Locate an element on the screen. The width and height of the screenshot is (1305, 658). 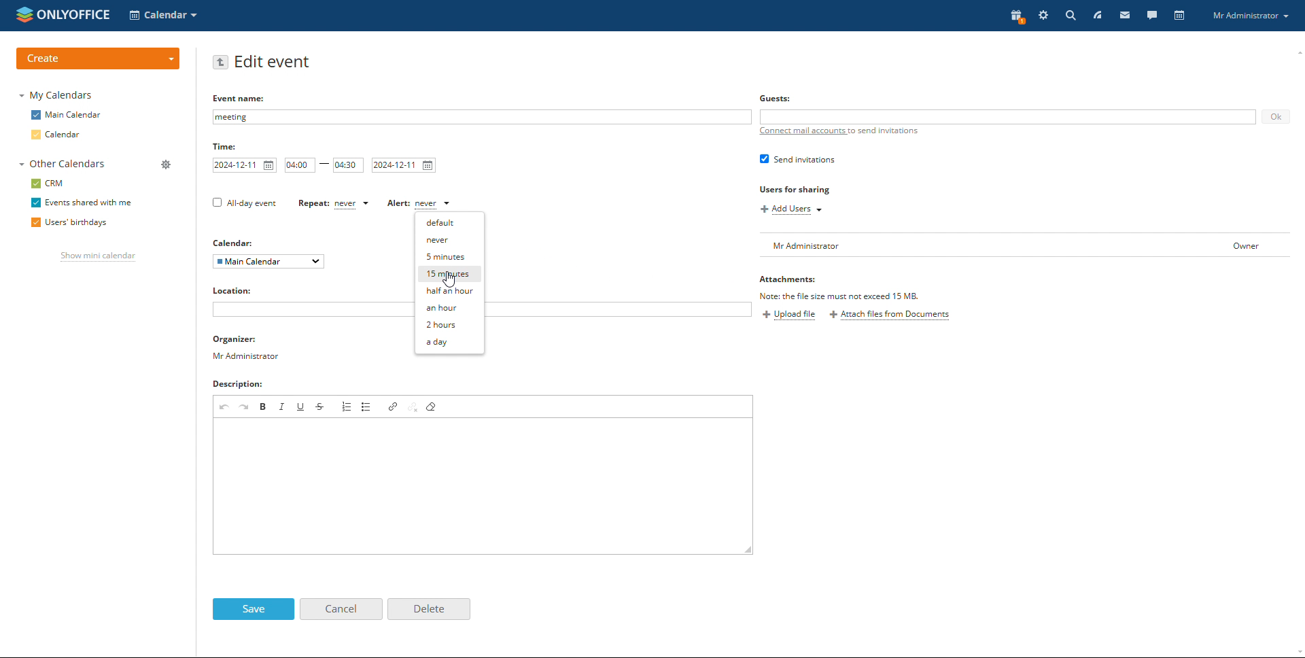
set alert is located at coordinates (419, 204).